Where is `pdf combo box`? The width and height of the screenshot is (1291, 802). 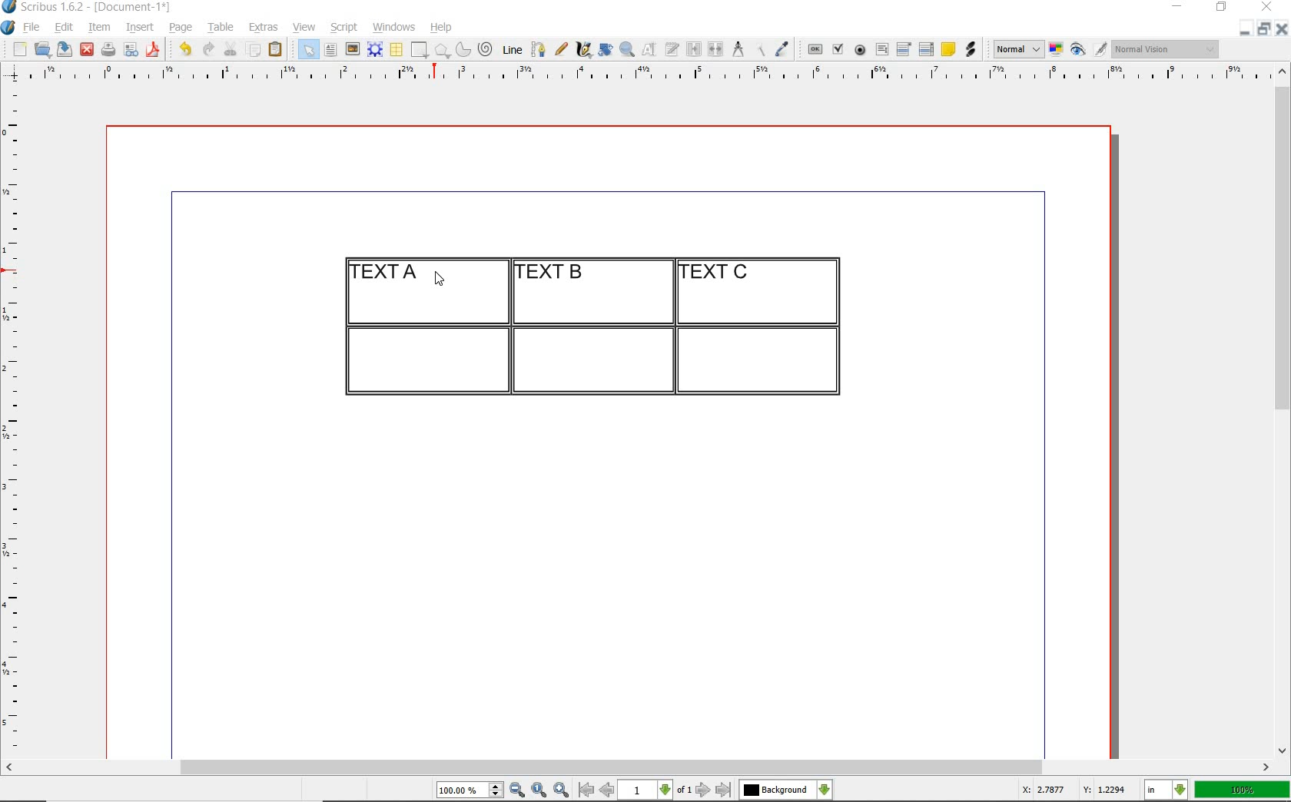
pdf combo box is located at coordinates (904, 48).